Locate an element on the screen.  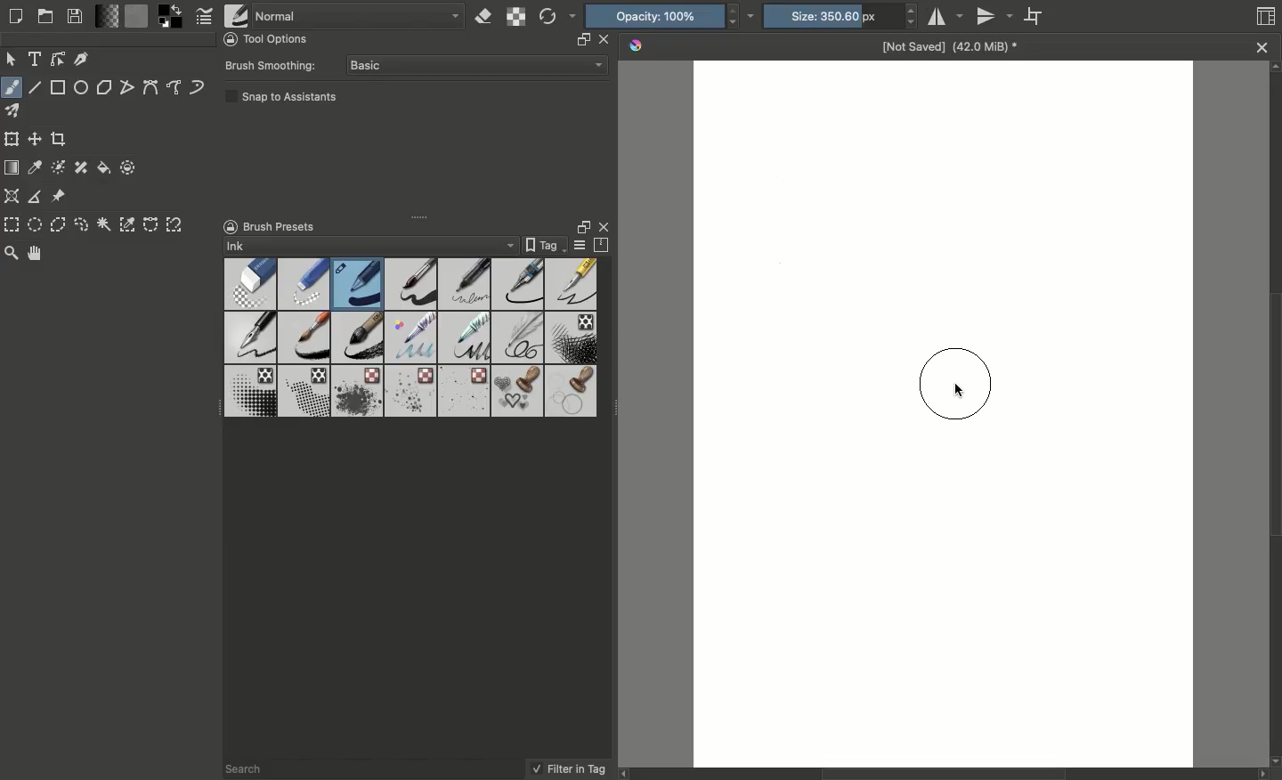
Reference images is located at coordinates (60, 197).